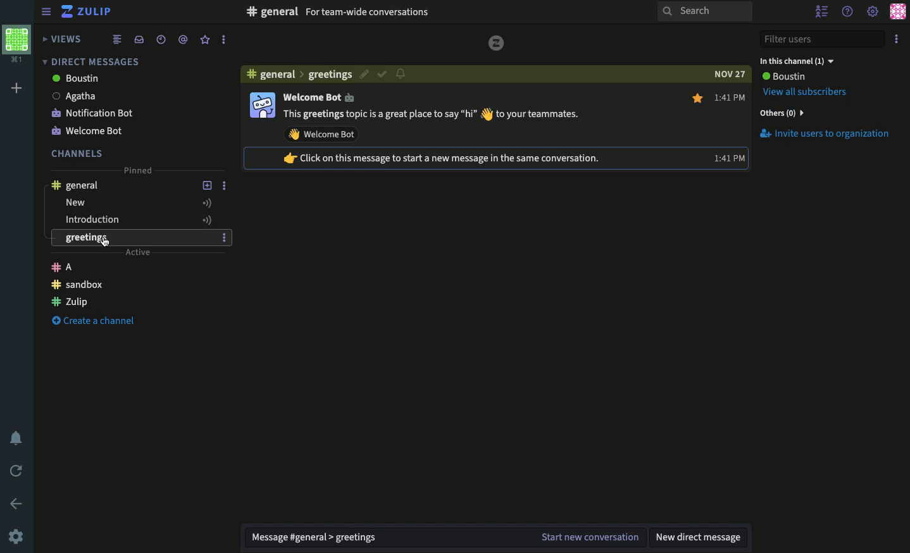 The height and width of the screenshot is (553, 910). Describe the element at coordinates (273, 11) in the screenshot. I see `#general` at that location.